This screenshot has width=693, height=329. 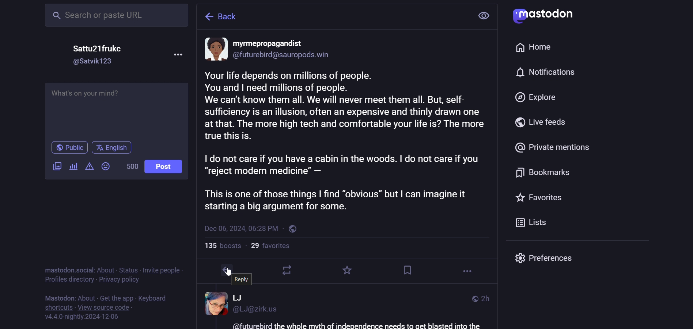 What do you see at coordinates (540, 198) in the screenshot?
I see `favorite` at bounding box center [540, 198].